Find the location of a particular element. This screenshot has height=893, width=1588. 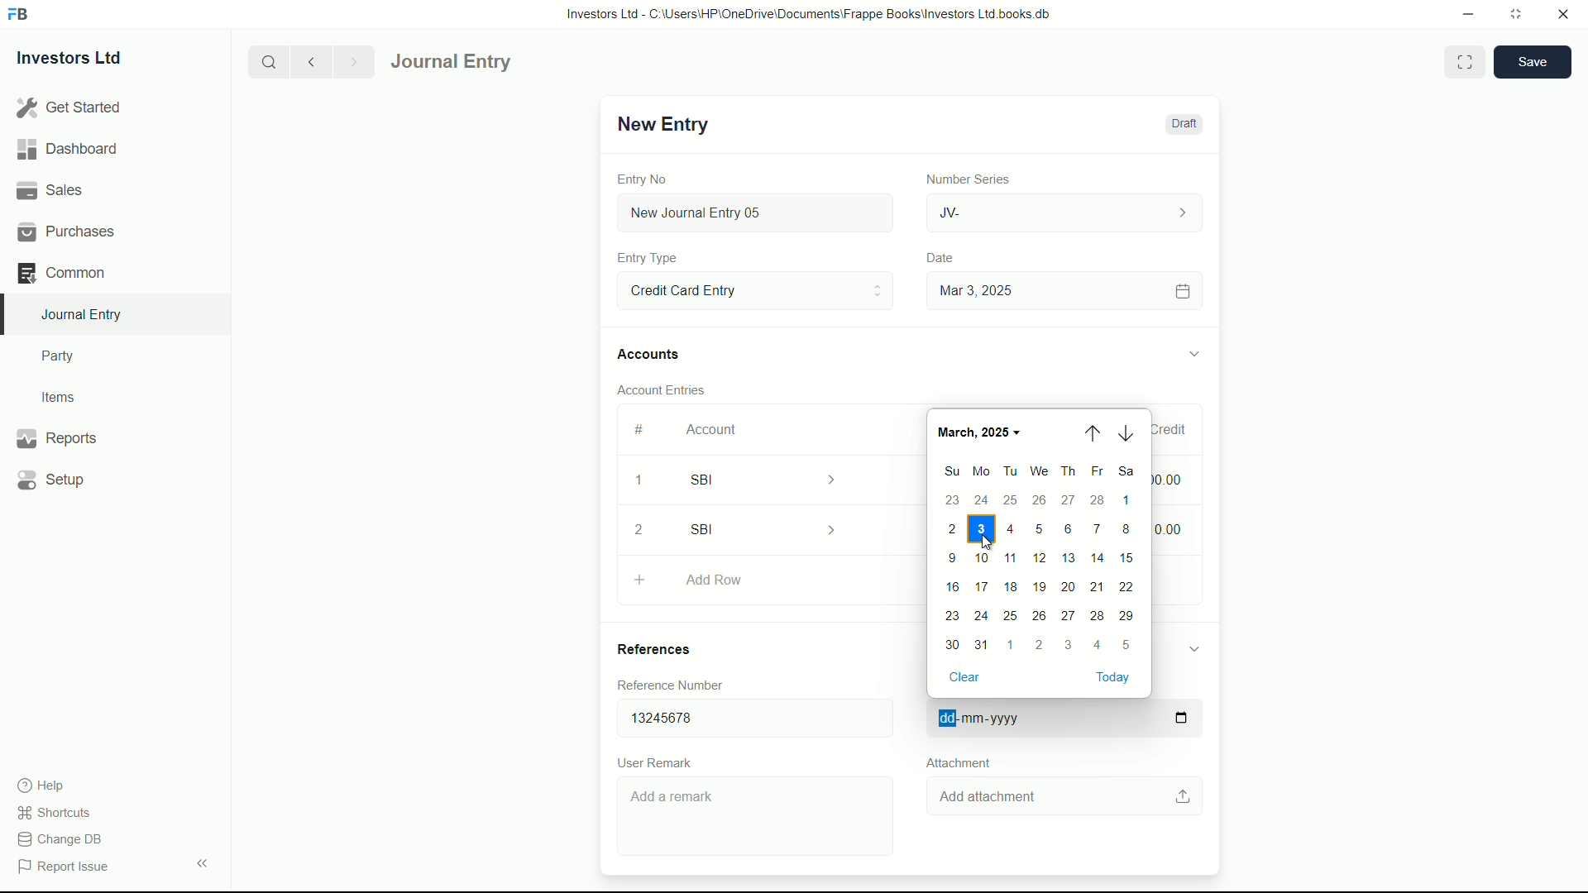

FrappeBooks logo is located at coordinates (18, 15).